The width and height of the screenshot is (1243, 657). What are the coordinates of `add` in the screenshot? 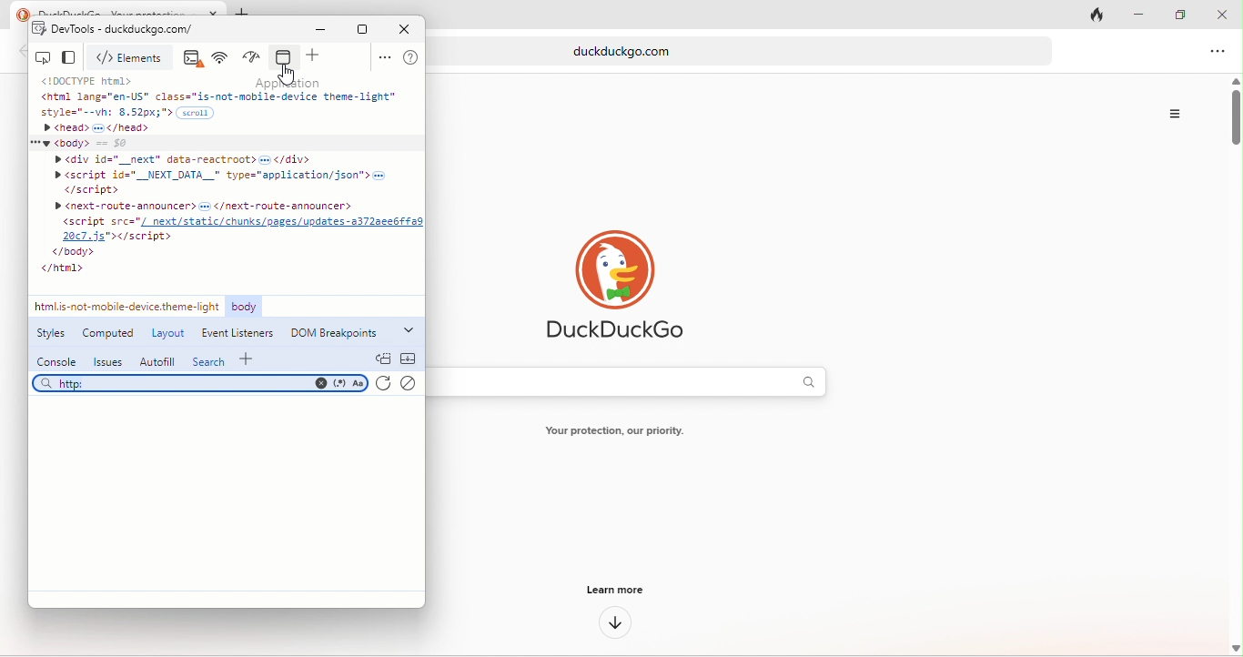 It's located at (320, 57).